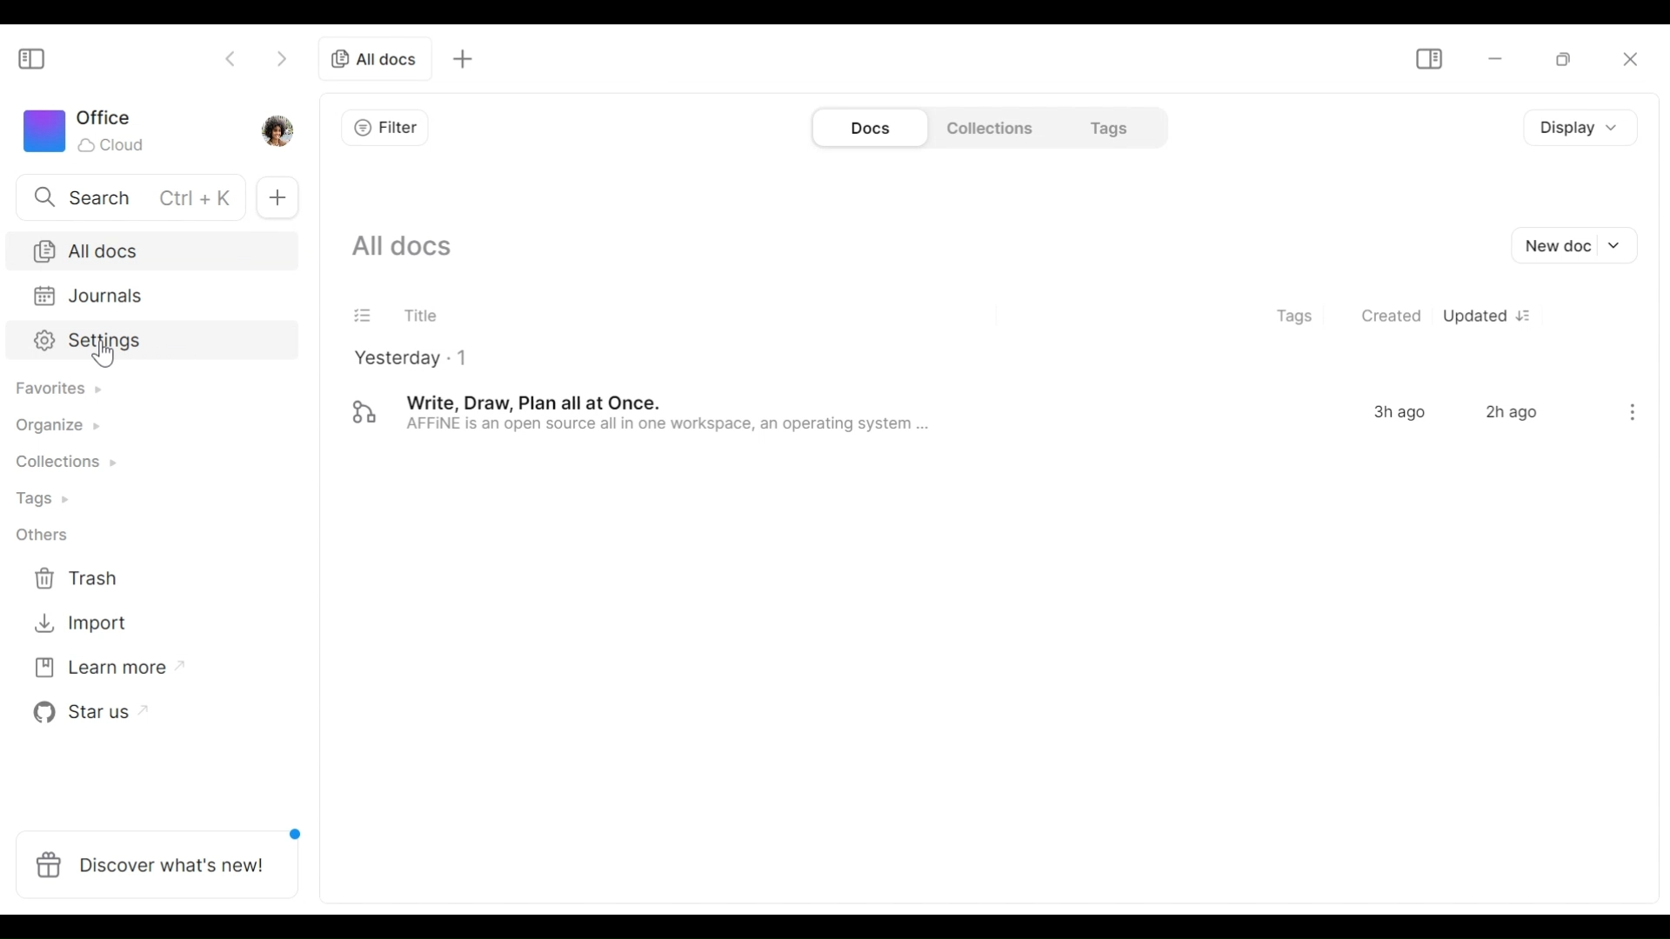 The image size is (1670, 939). What do you see at coordinates (1573, 246) in the screenshot?
I see `New document` at bounding box center [1573, 246].